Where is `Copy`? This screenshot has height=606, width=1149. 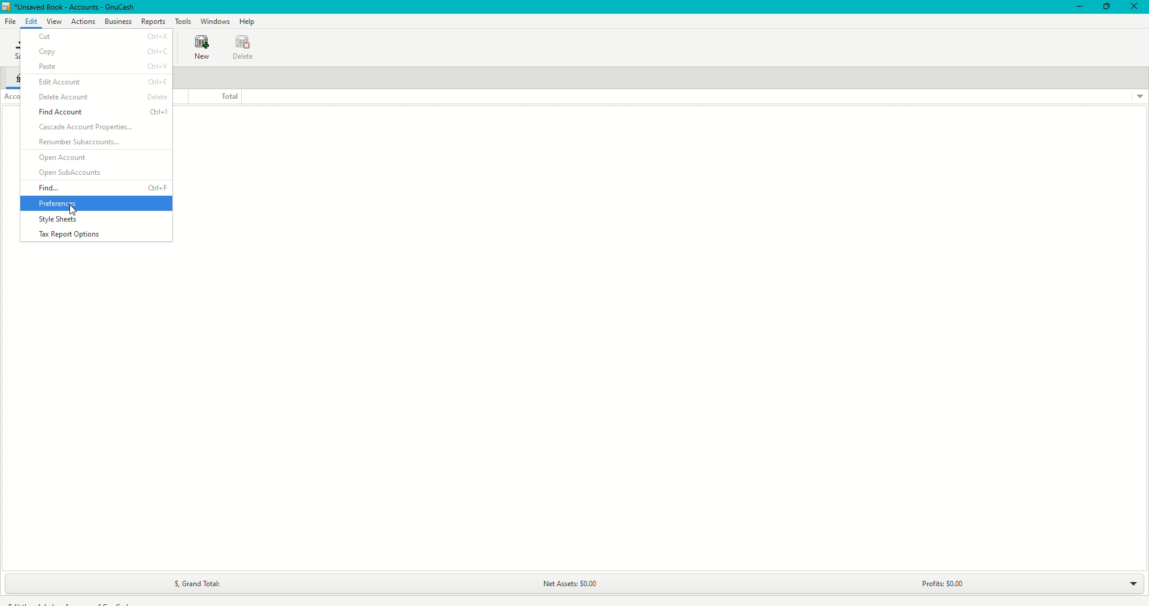
Copy is located at coordinates (104, 52).